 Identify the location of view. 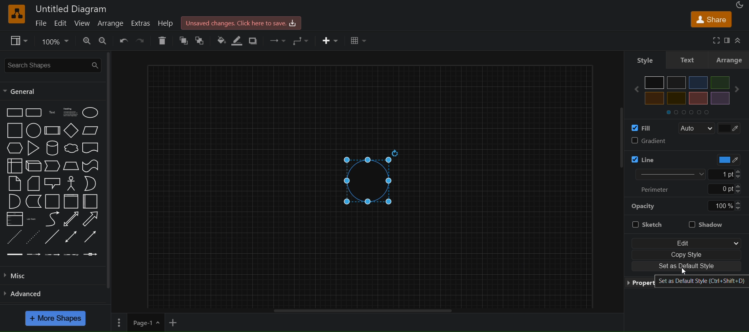
(83, 23).